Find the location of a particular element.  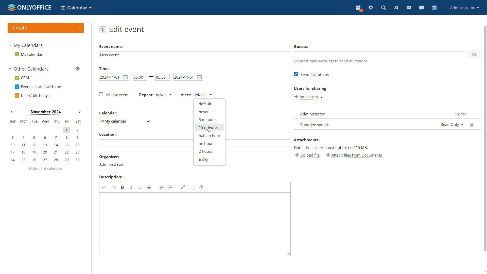

link is located at coordinates (183, 187).